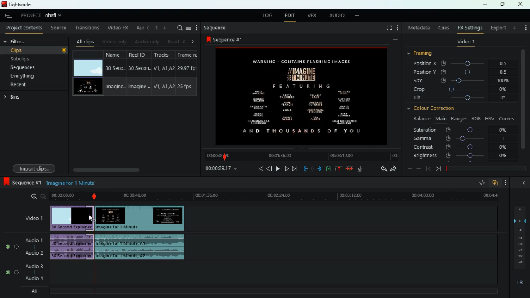  Describe the element at coordinates (31, 15) in the screenshot. I see `project` at that location.